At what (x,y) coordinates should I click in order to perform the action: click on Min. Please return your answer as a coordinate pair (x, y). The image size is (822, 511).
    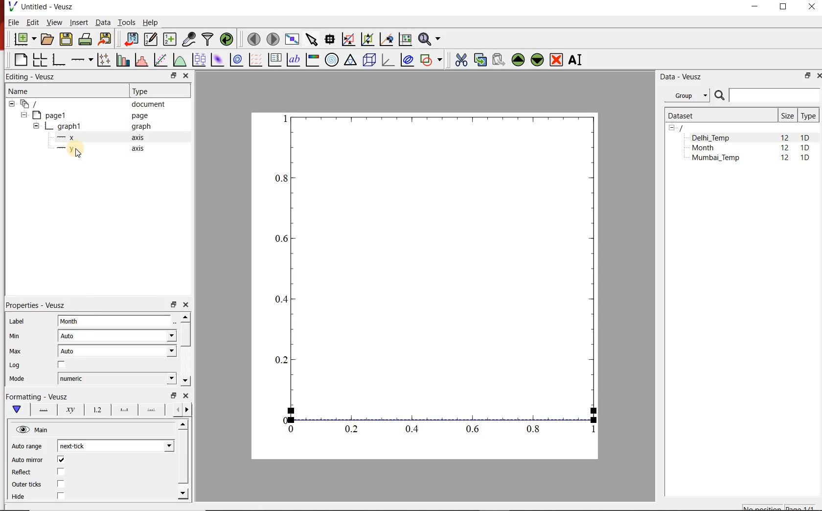
    Looking at the image, I should click on (14, 336).